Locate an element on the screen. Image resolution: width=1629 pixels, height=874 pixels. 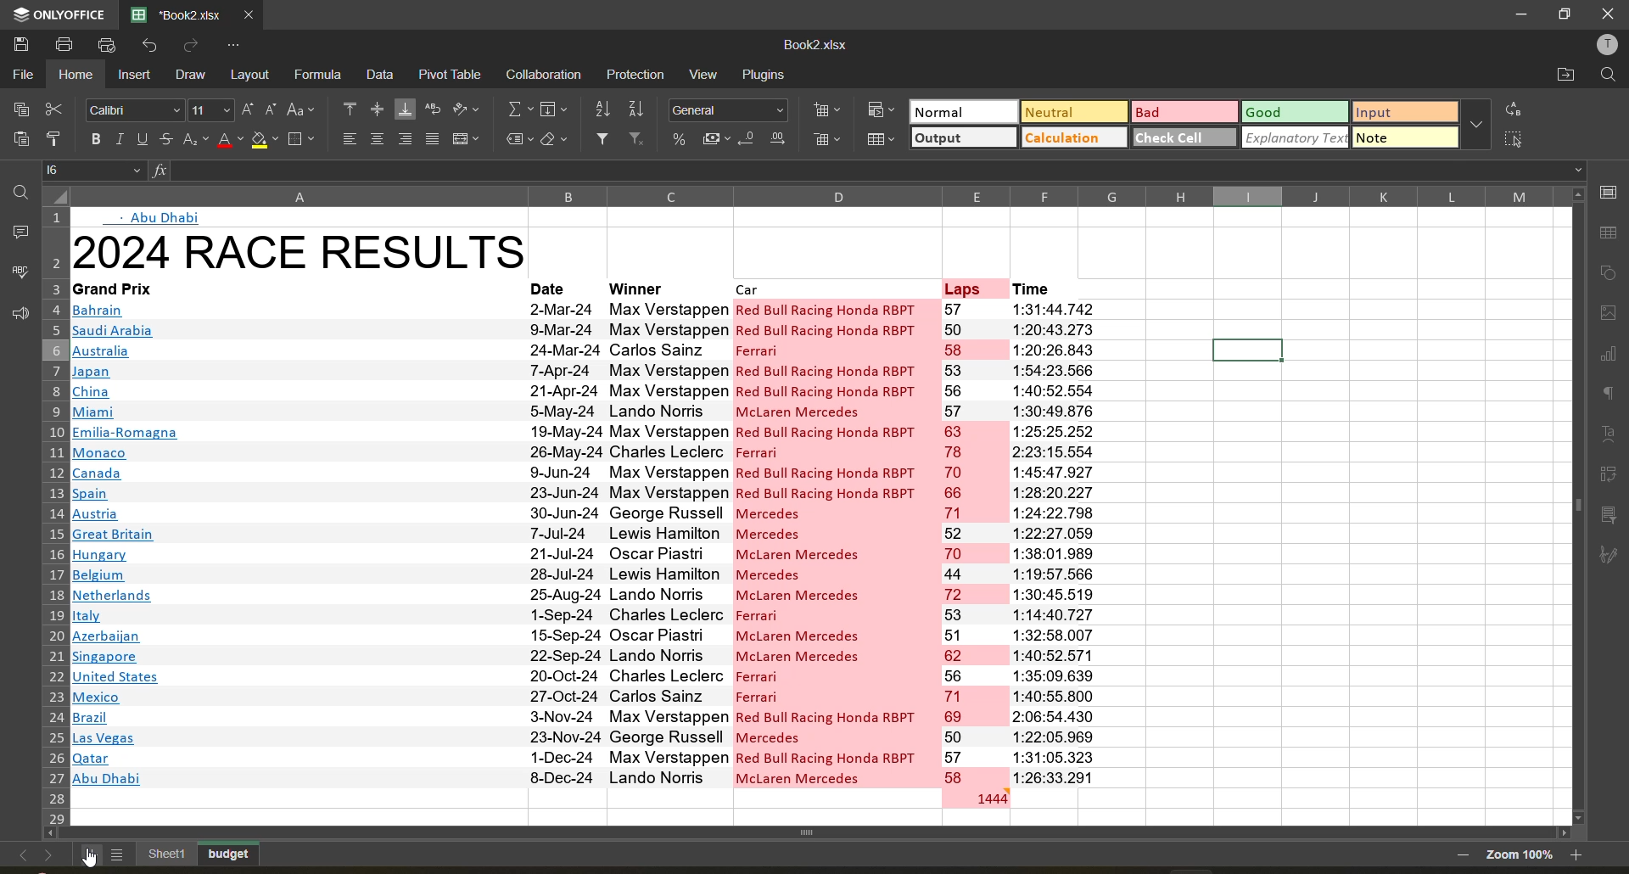
comments is located at coordinates (21, 229).